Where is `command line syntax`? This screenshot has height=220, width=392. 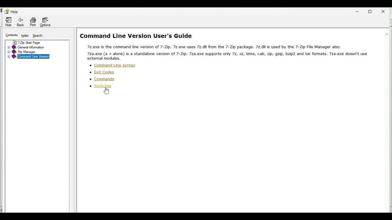 command line syntax is located at coordinates (112, 66).